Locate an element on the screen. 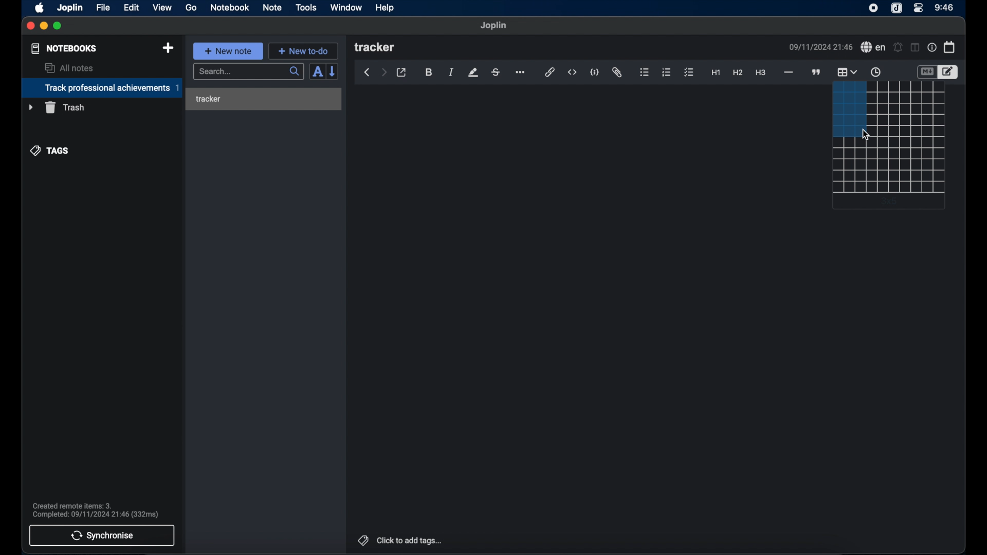 The height and width of the screenshot is (555, 987). horizontal line is located at coordinates (788, 72).